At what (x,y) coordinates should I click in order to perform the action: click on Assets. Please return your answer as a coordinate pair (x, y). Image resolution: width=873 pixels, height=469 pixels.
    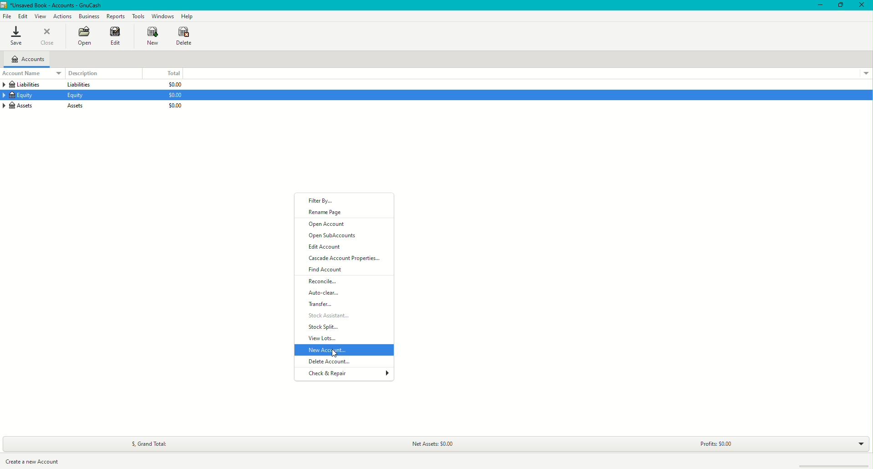
    Looking at the image, I should click on (76, 106).